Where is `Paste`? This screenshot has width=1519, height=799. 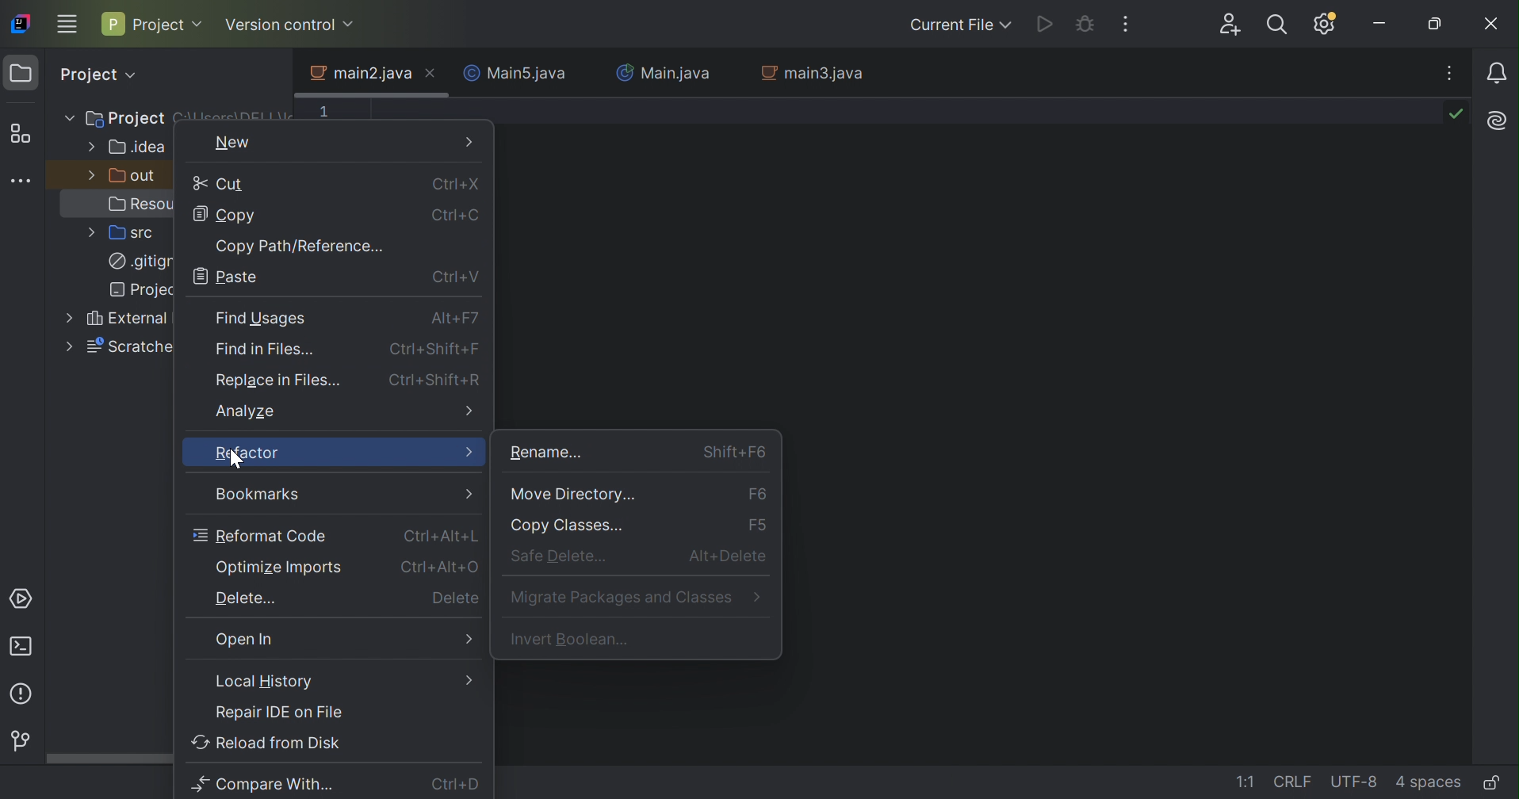
Paste is located at coordinates (226, 278).